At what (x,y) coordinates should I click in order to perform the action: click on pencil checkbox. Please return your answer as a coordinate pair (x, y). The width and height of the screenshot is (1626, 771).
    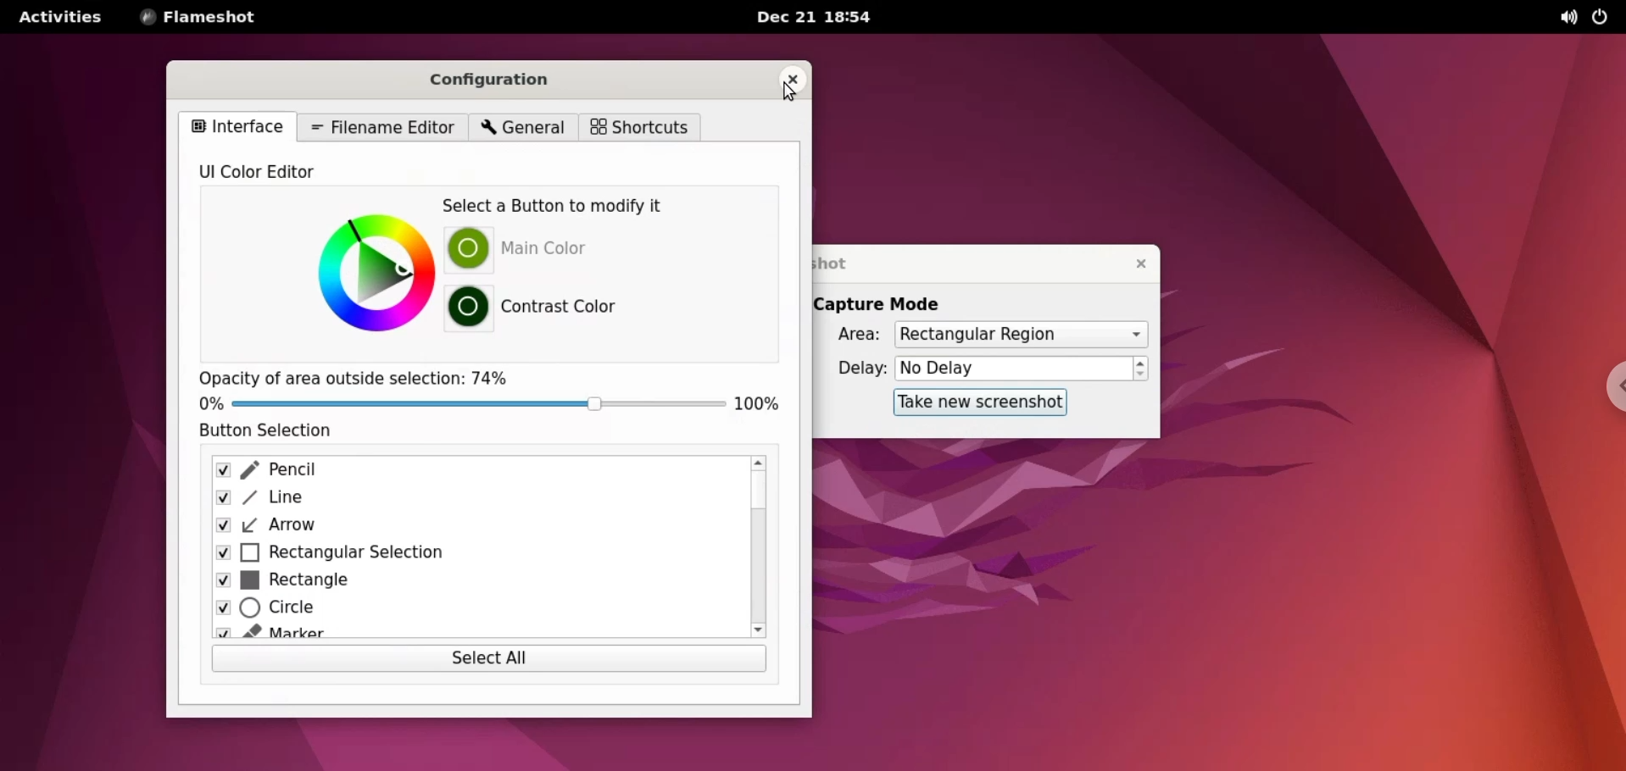
    Looking at the image, I should click on (469, 469).